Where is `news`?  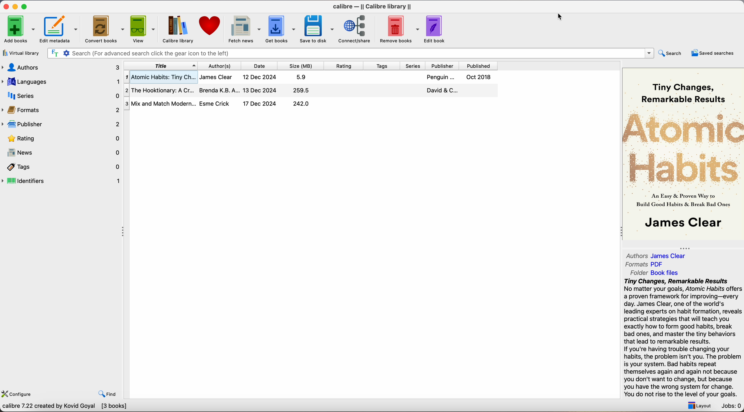 news is located at coordinates (62, 153).